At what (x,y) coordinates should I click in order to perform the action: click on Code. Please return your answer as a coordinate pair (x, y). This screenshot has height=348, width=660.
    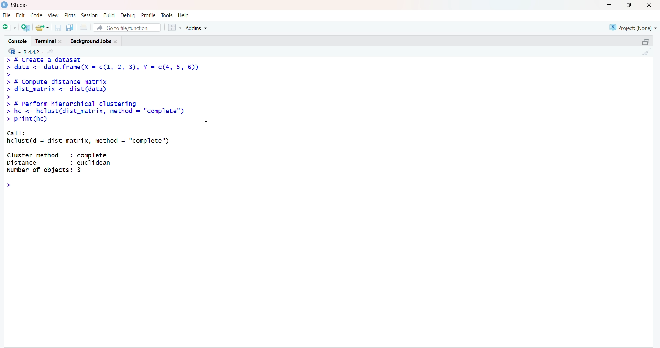
    Looking at the image, I should click on (37, 16).